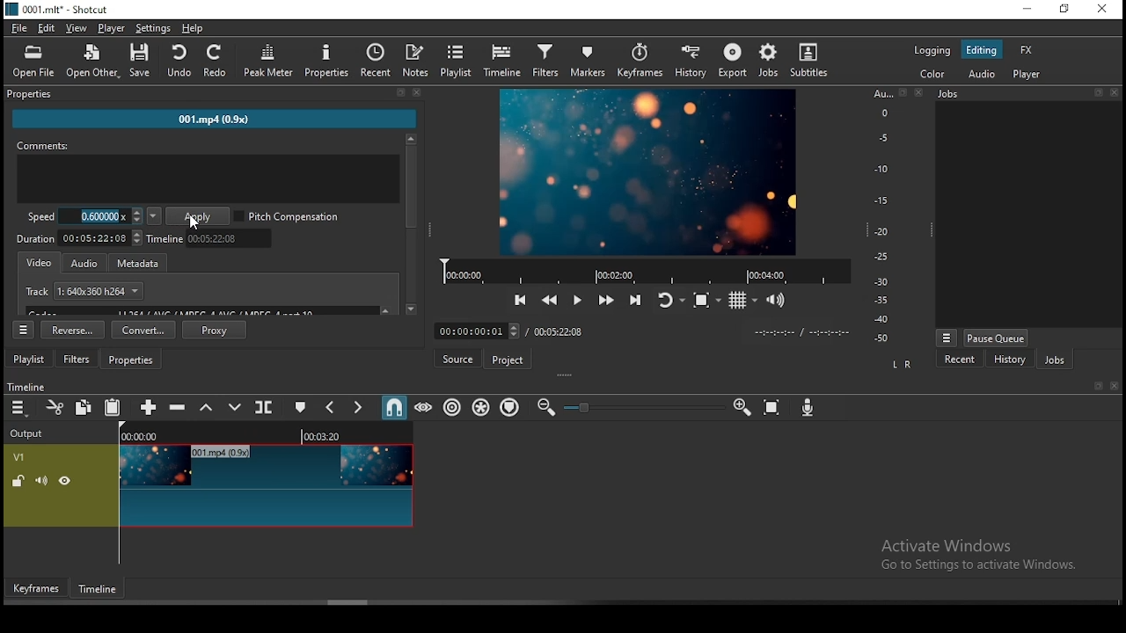 Image resolution: width=1126 pixels, height=633 pixels. Describe the element at coordinates (327, 61) in the screenshot. I see `properties` at that location.